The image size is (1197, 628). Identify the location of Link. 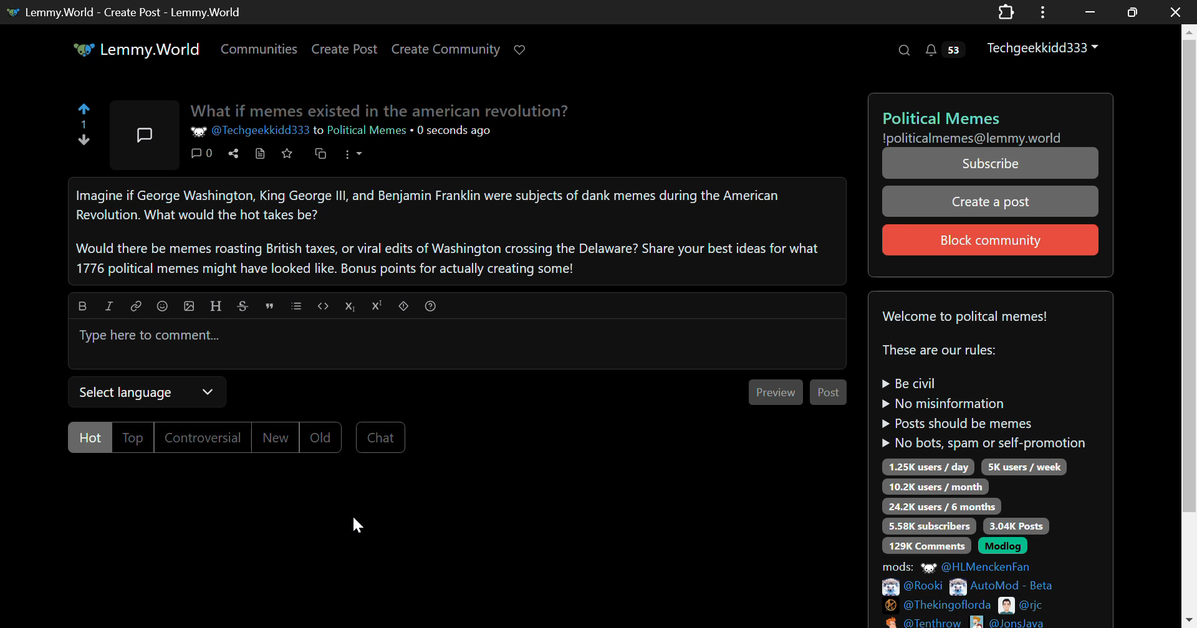
(136, 305).